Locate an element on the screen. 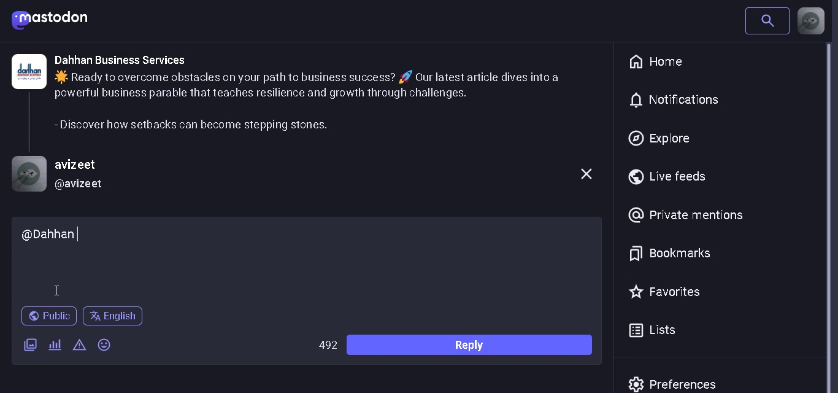 This screenshot has width=838, height=393. lists is located at coordinates (655, 331).